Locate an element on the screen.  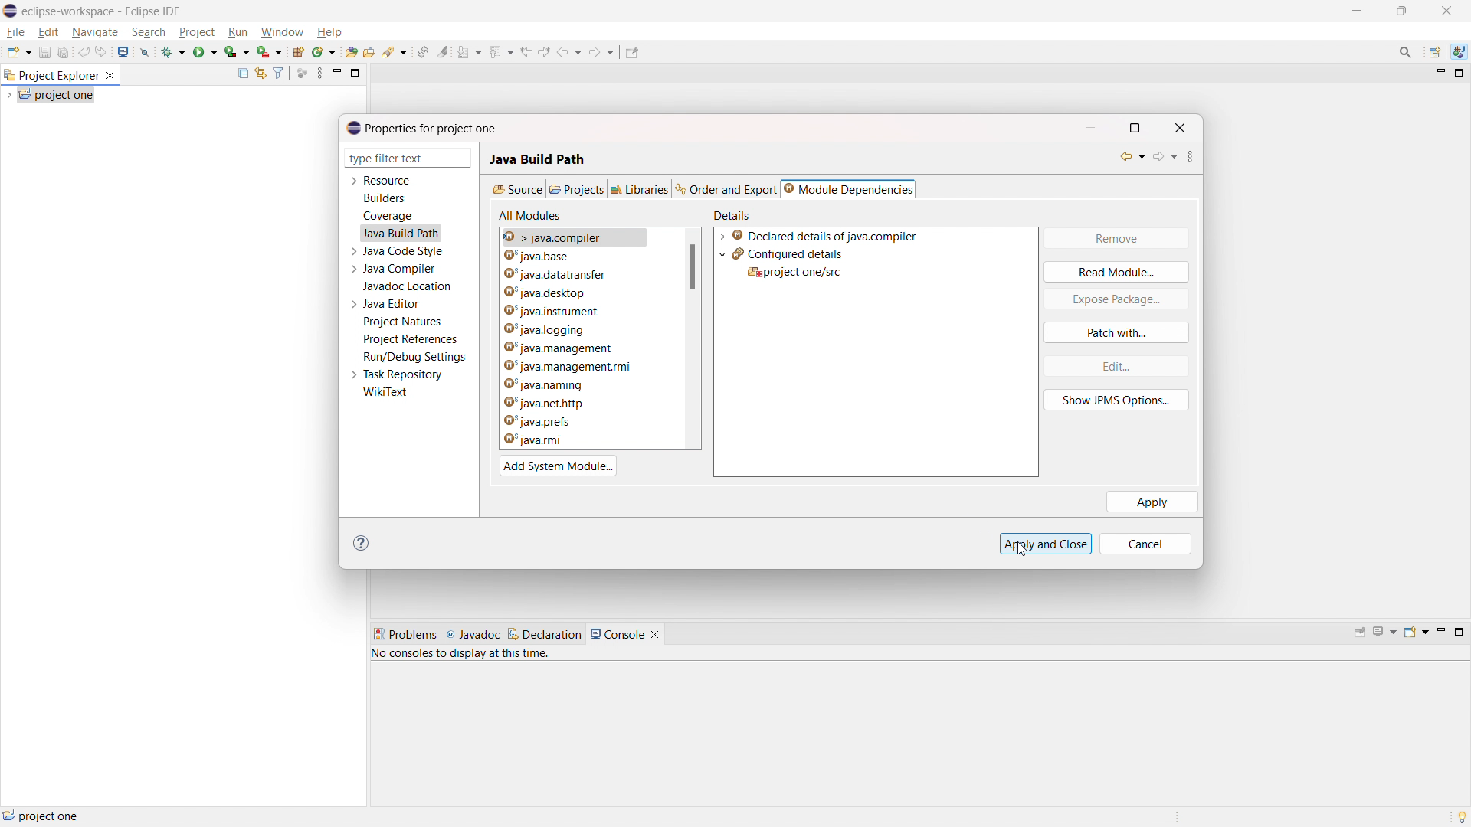
view next location is located at coordinates (544, 50).